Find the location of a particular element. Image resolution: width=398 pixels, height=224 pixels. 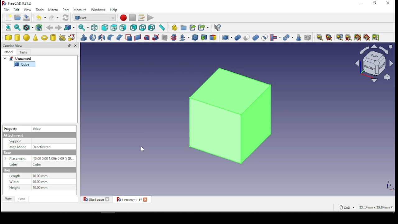

redo is located at coordinates (54, 17).